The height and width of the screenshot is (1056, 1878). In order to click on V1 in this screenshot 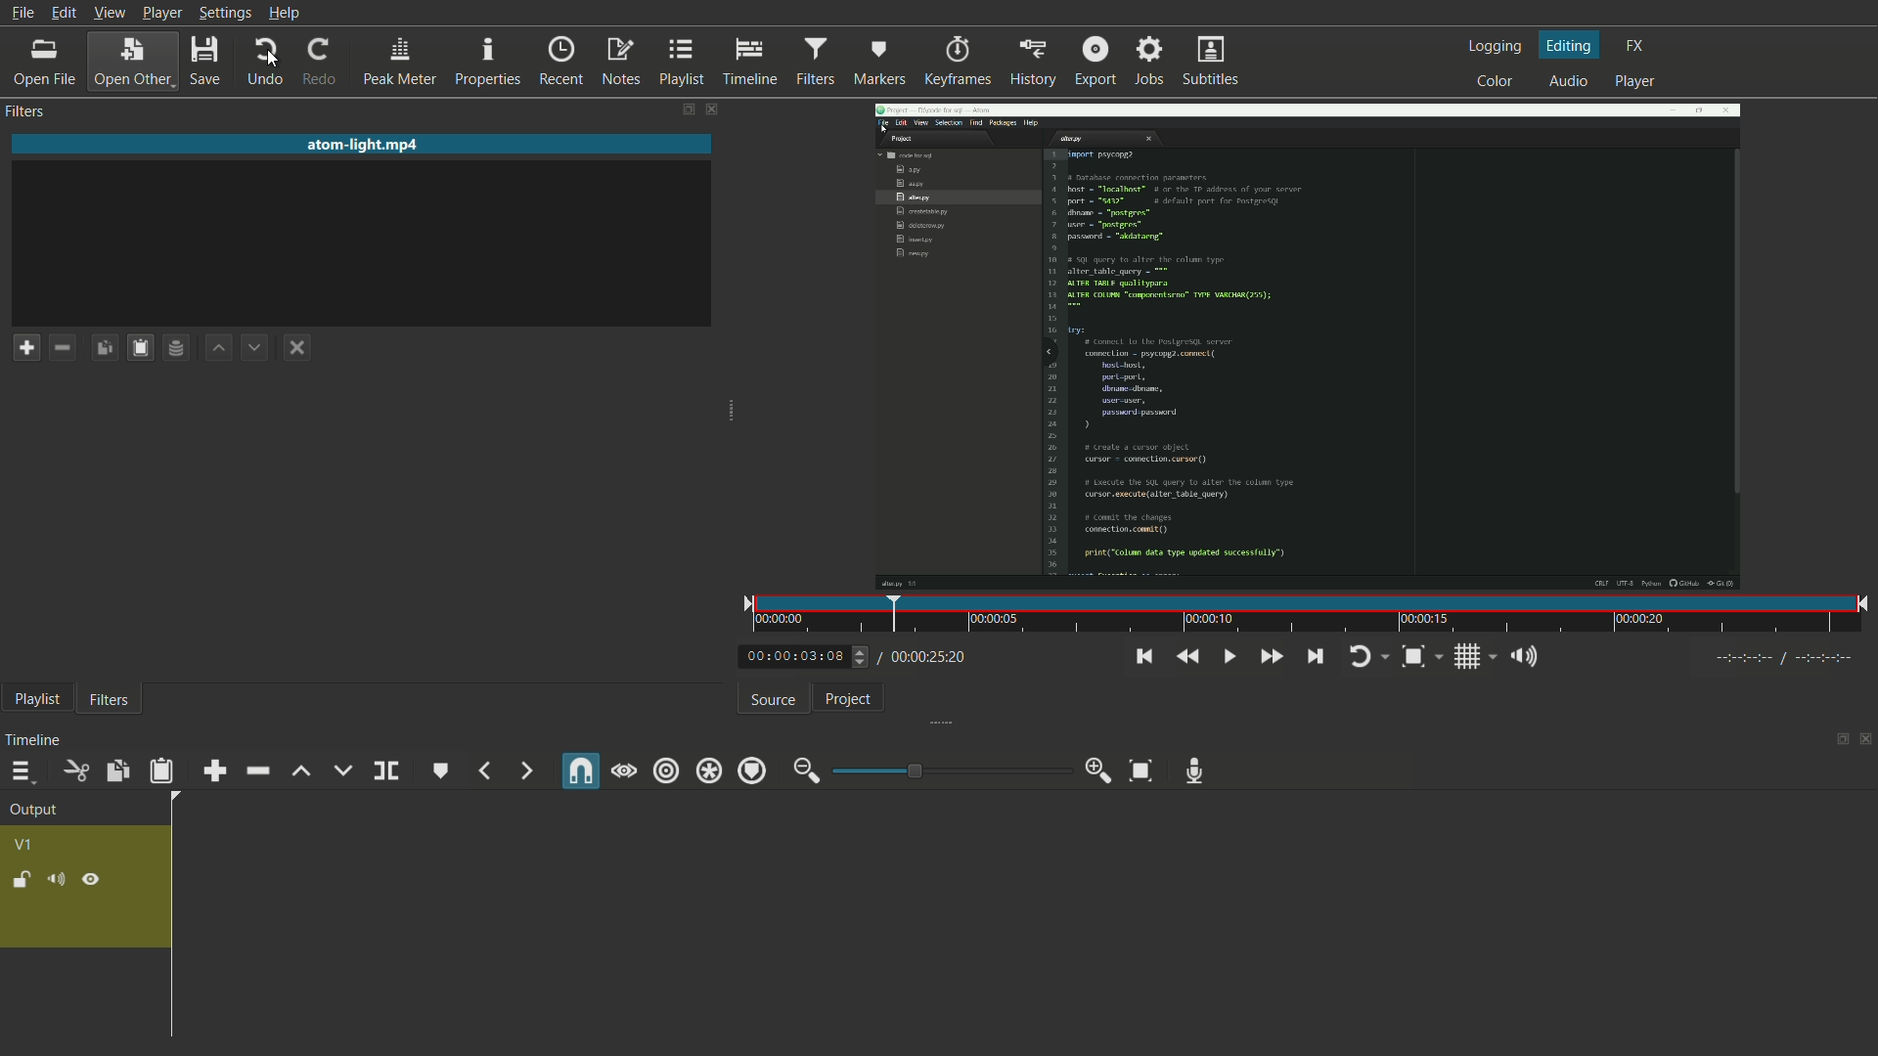, I will do `click(25, 845)`.